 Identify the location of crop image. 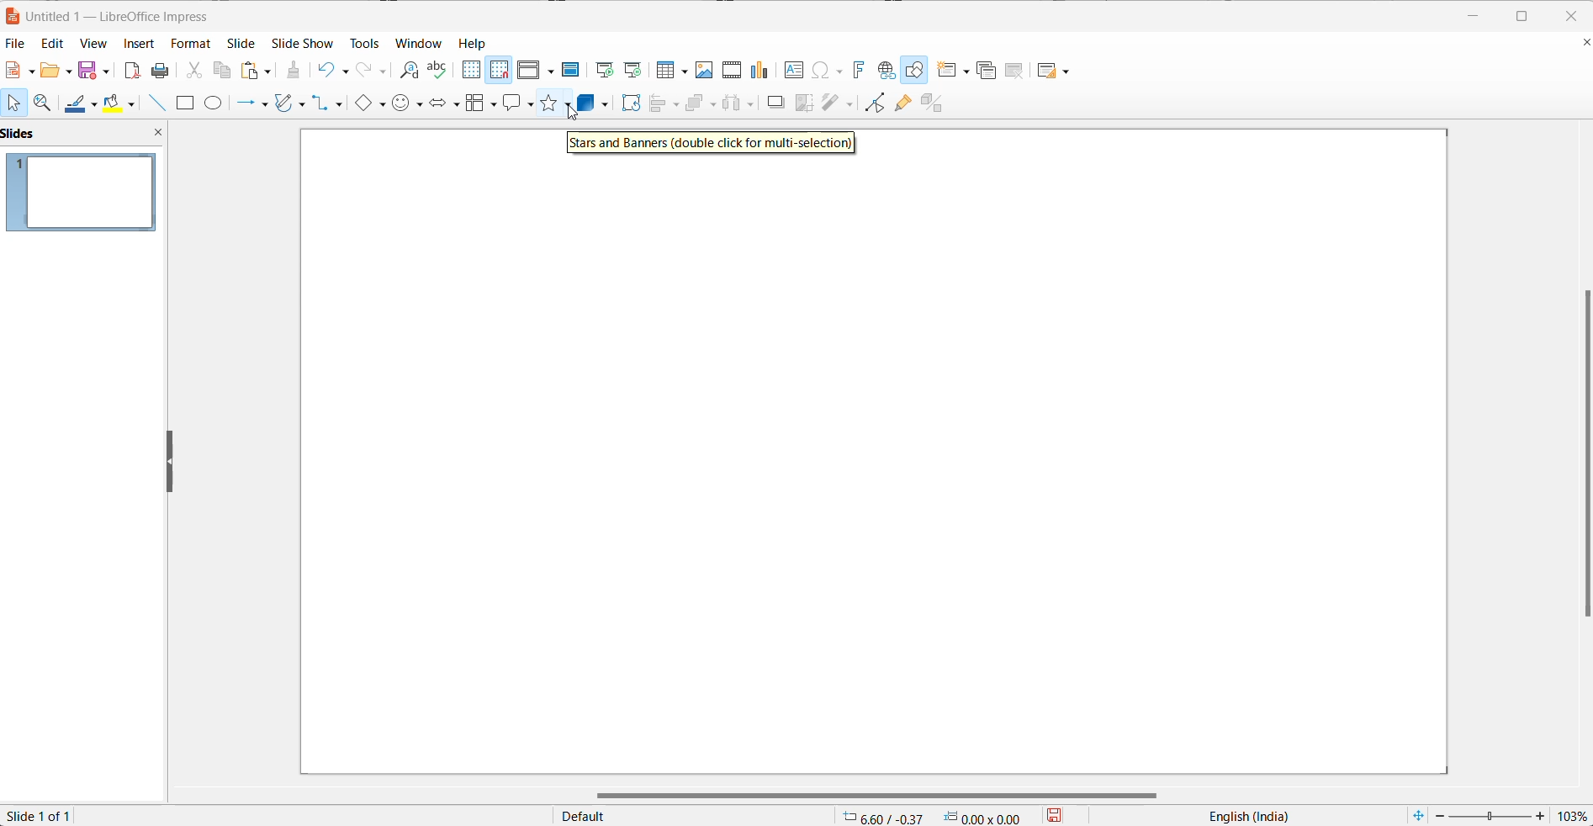
(801, 103).